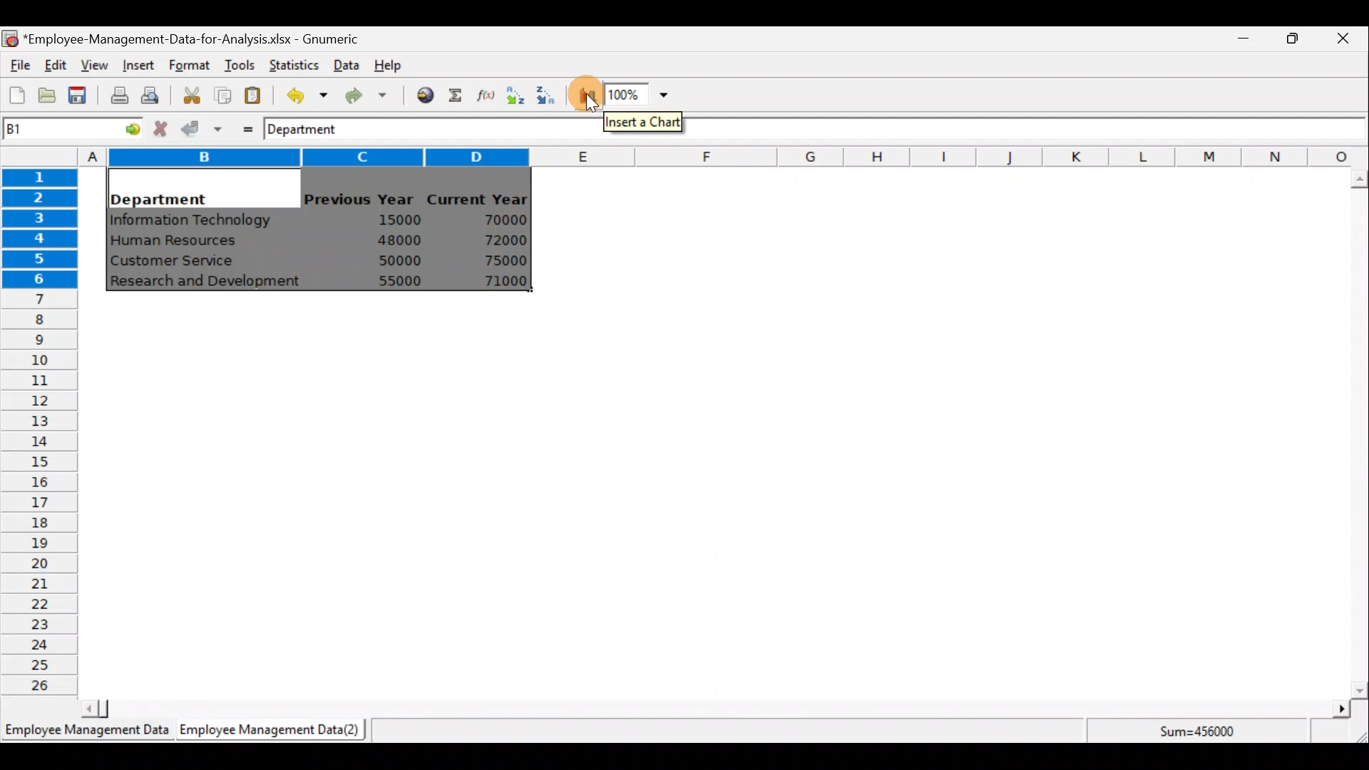 This screenshot has width=1369, height=770. I want to click on Sum into the current cell, so click(453, 95).